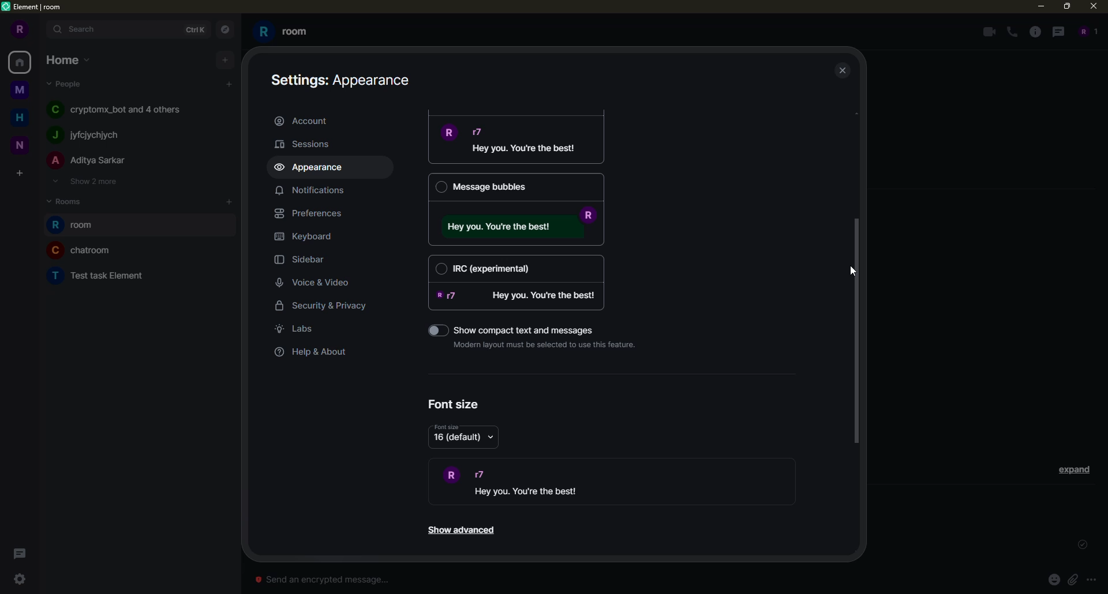 This screenshot has width=1108, height=594. What do you see at coordinates (313, 168) in the screenshot?
I see `appearance` at bounding box center [313, 168].